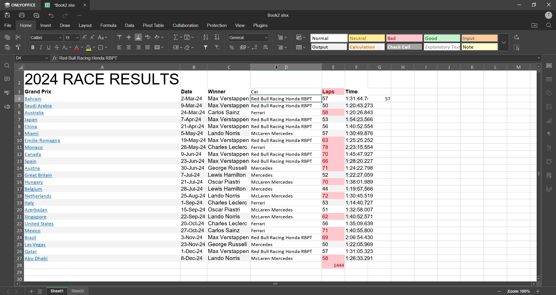  I want to click on view, so click(241, 25).